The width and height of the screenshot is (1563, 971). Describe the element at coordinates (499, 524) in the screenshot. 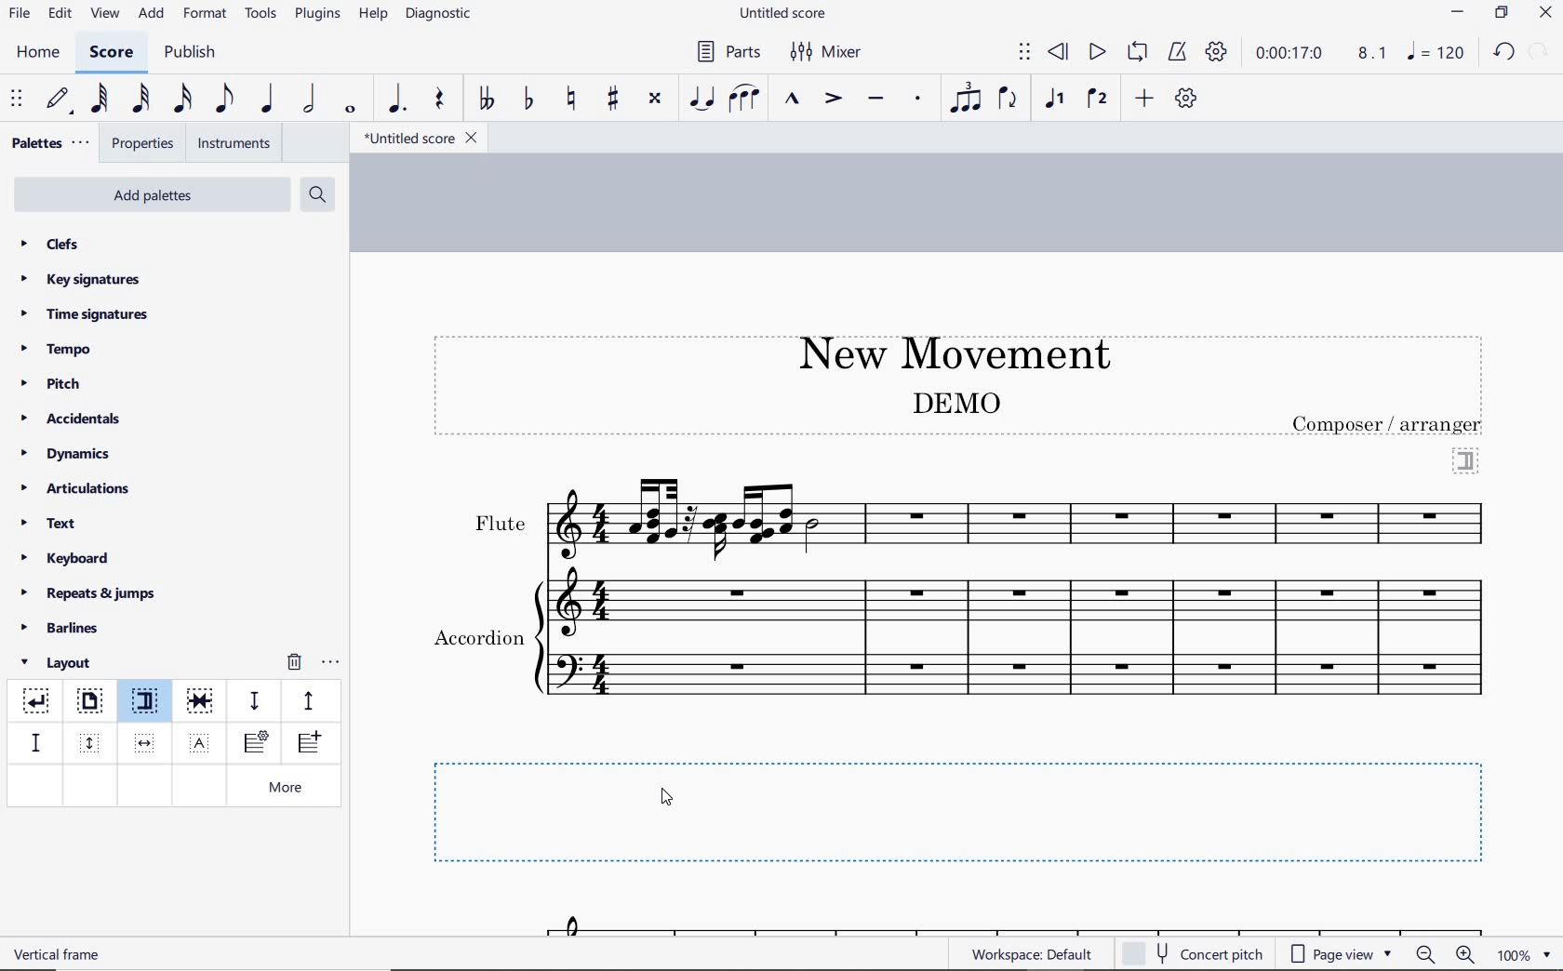

I see `text` at that location.